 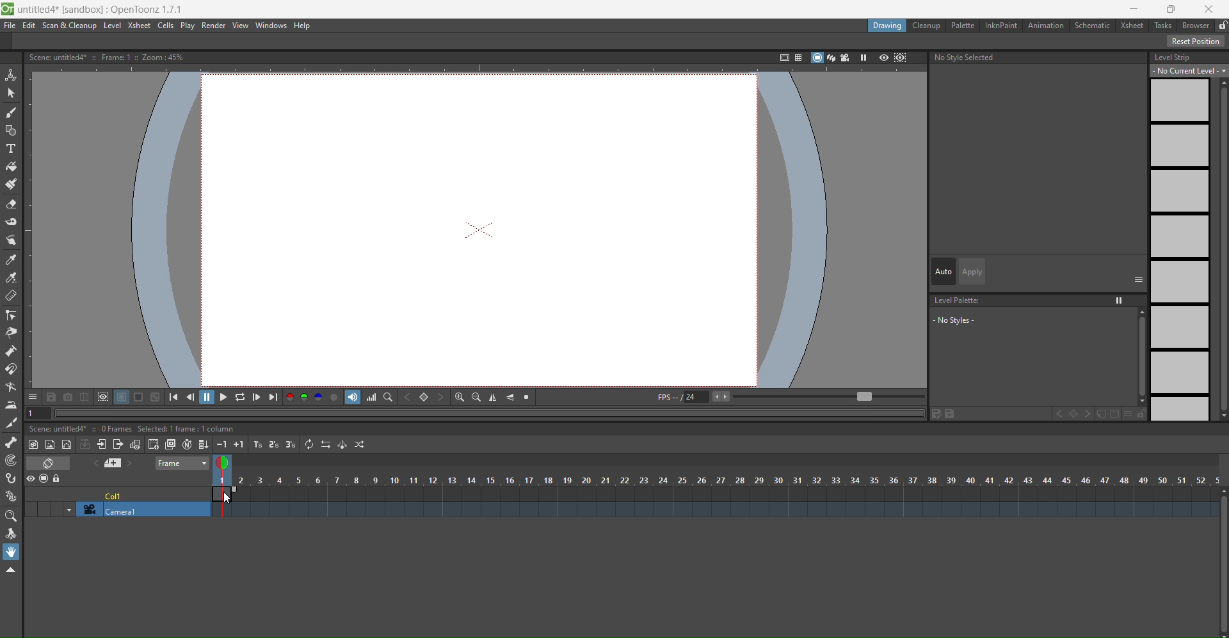 What do you see at coordinates (85, 444) in the screenshot?
I see `collapse` at bounding box center [85, 444].